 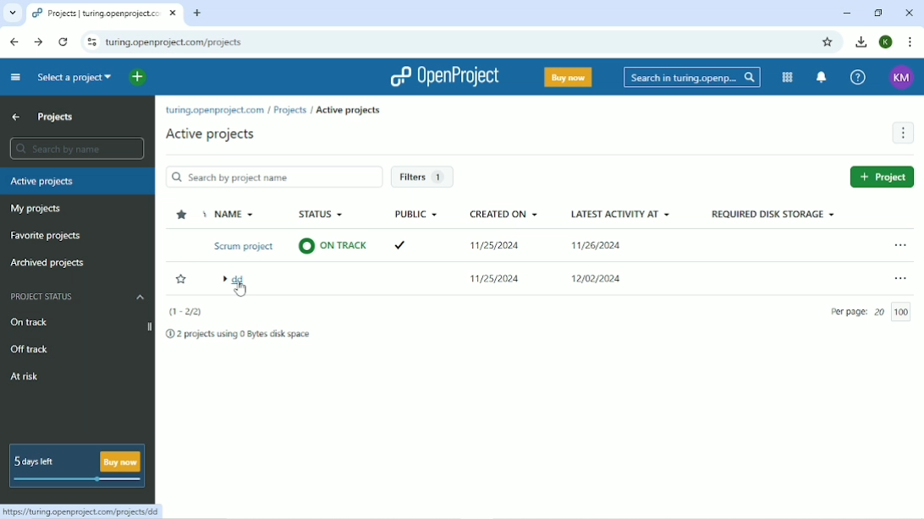 What do you see at coordinates (140, 77) in the screenshot?
I see `Open quick add menu` at bounding box center [140, 77].